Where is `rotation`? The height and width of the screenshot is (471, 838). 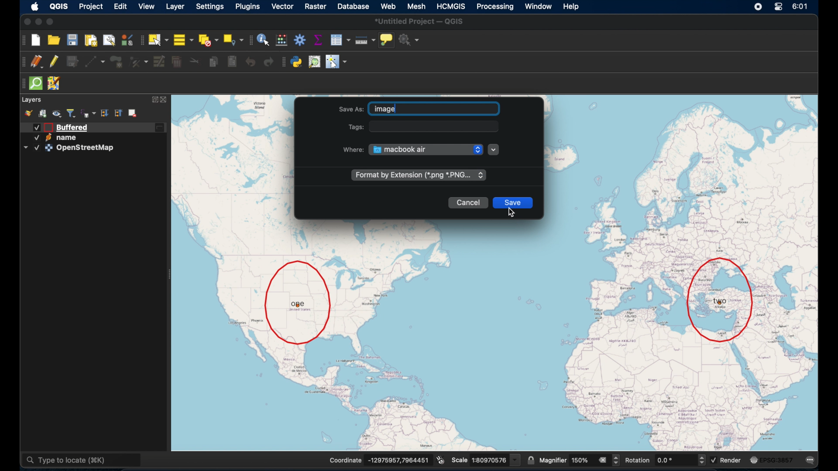 rotation is located at coordinates (637, 461).